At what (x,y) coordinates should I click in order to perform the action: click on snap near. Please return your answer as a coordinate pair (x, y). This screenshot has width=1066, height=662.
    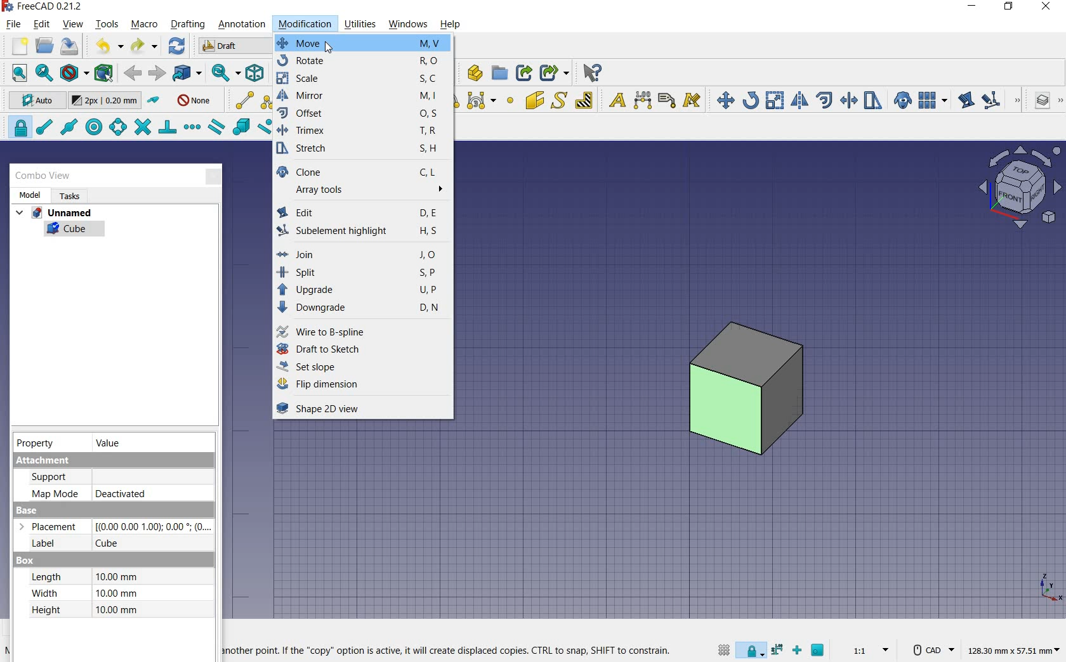
    Looking at the image, I should click on (265, 127).